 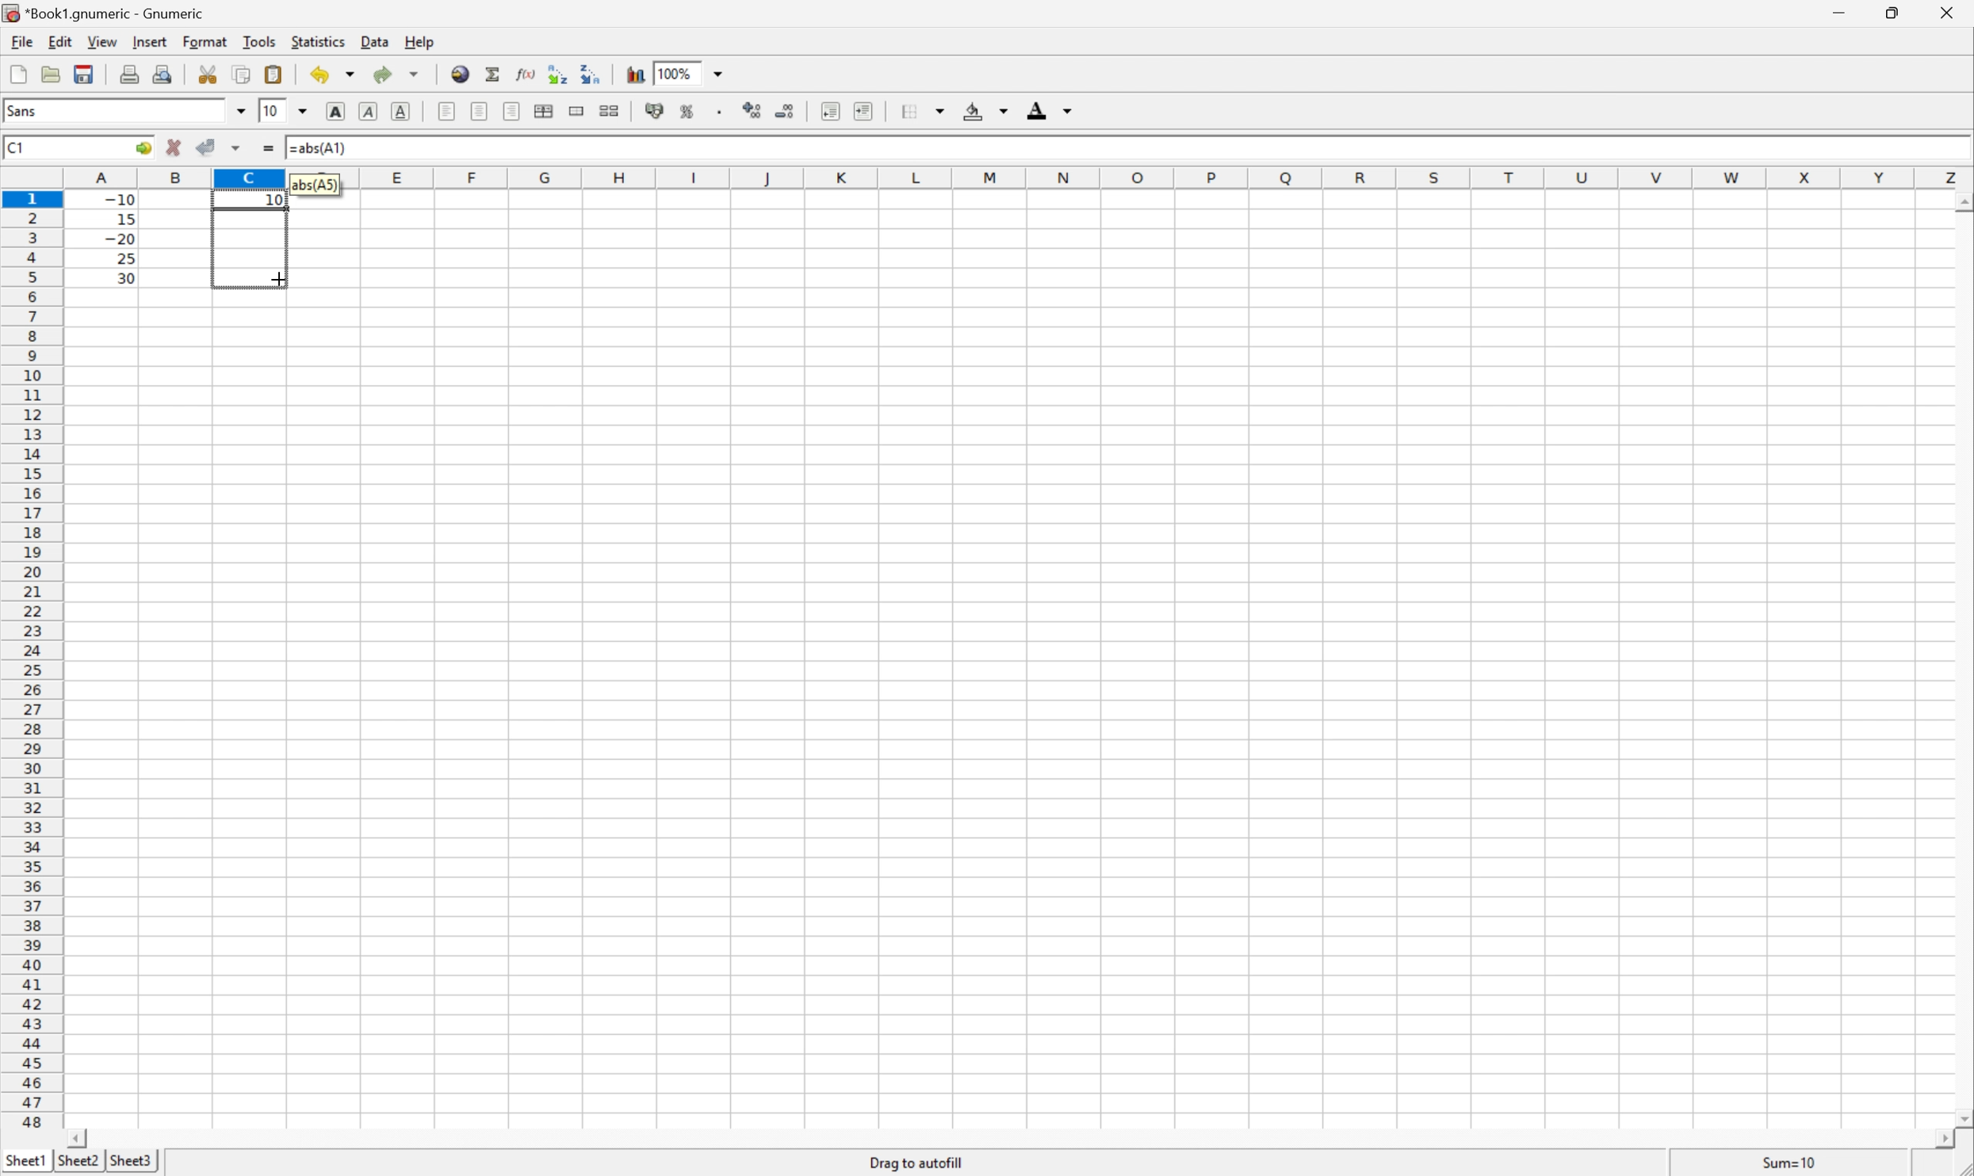 I want to click on Enter formula, so click(x=272, y=150).